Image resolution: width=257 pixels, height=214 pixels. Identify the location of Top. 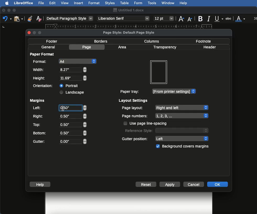
(59, 125).